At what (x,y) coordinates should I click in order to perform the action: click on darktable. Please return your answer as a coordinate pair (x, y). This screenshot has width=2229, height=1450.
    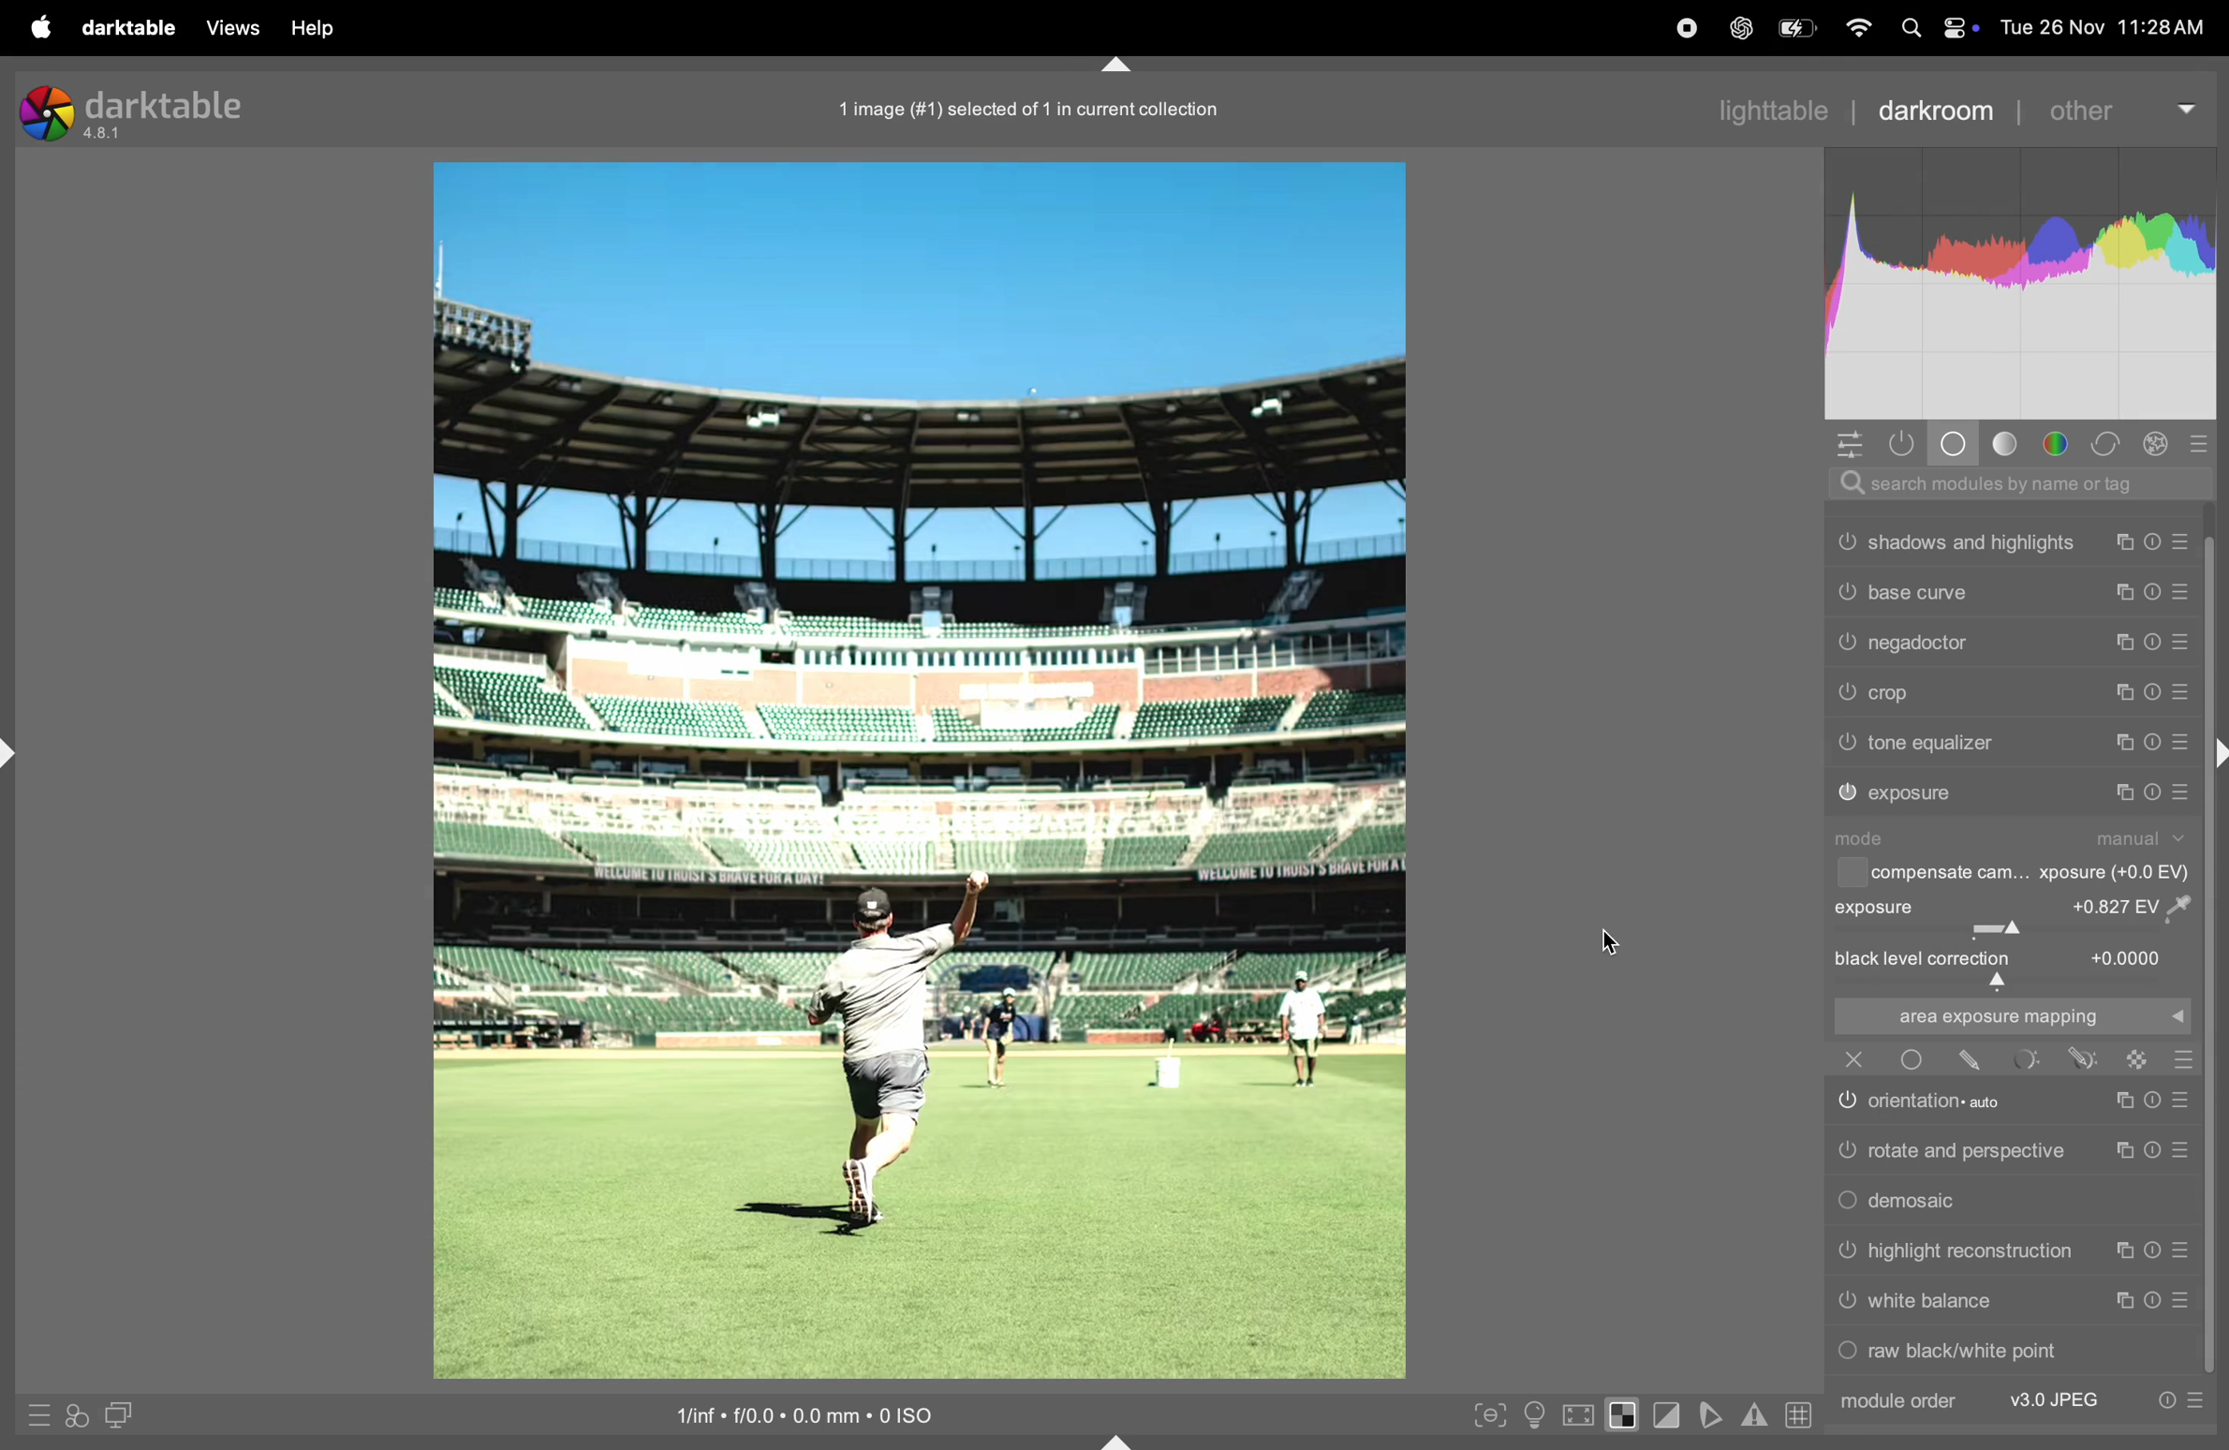
    Looking at the image, I should click on (167, 104).